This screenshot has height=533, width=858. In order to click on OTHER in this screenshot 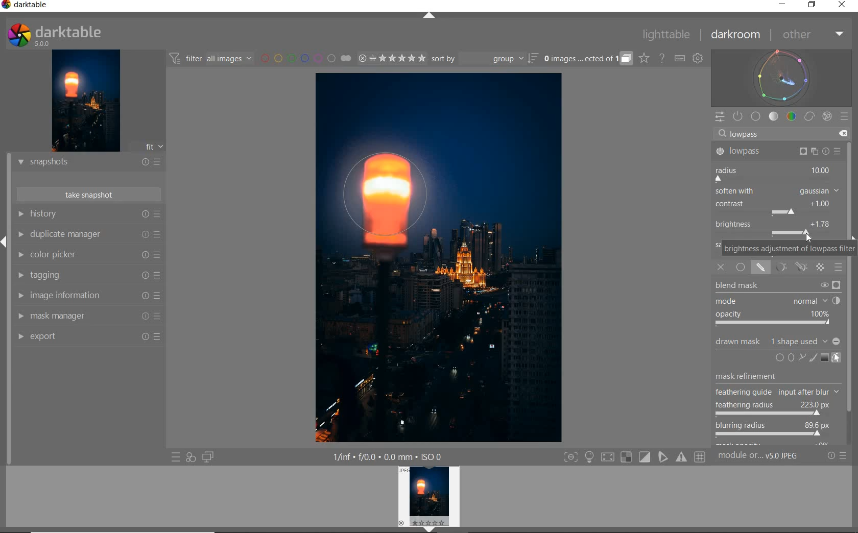, I will do `click(813, 35)`.